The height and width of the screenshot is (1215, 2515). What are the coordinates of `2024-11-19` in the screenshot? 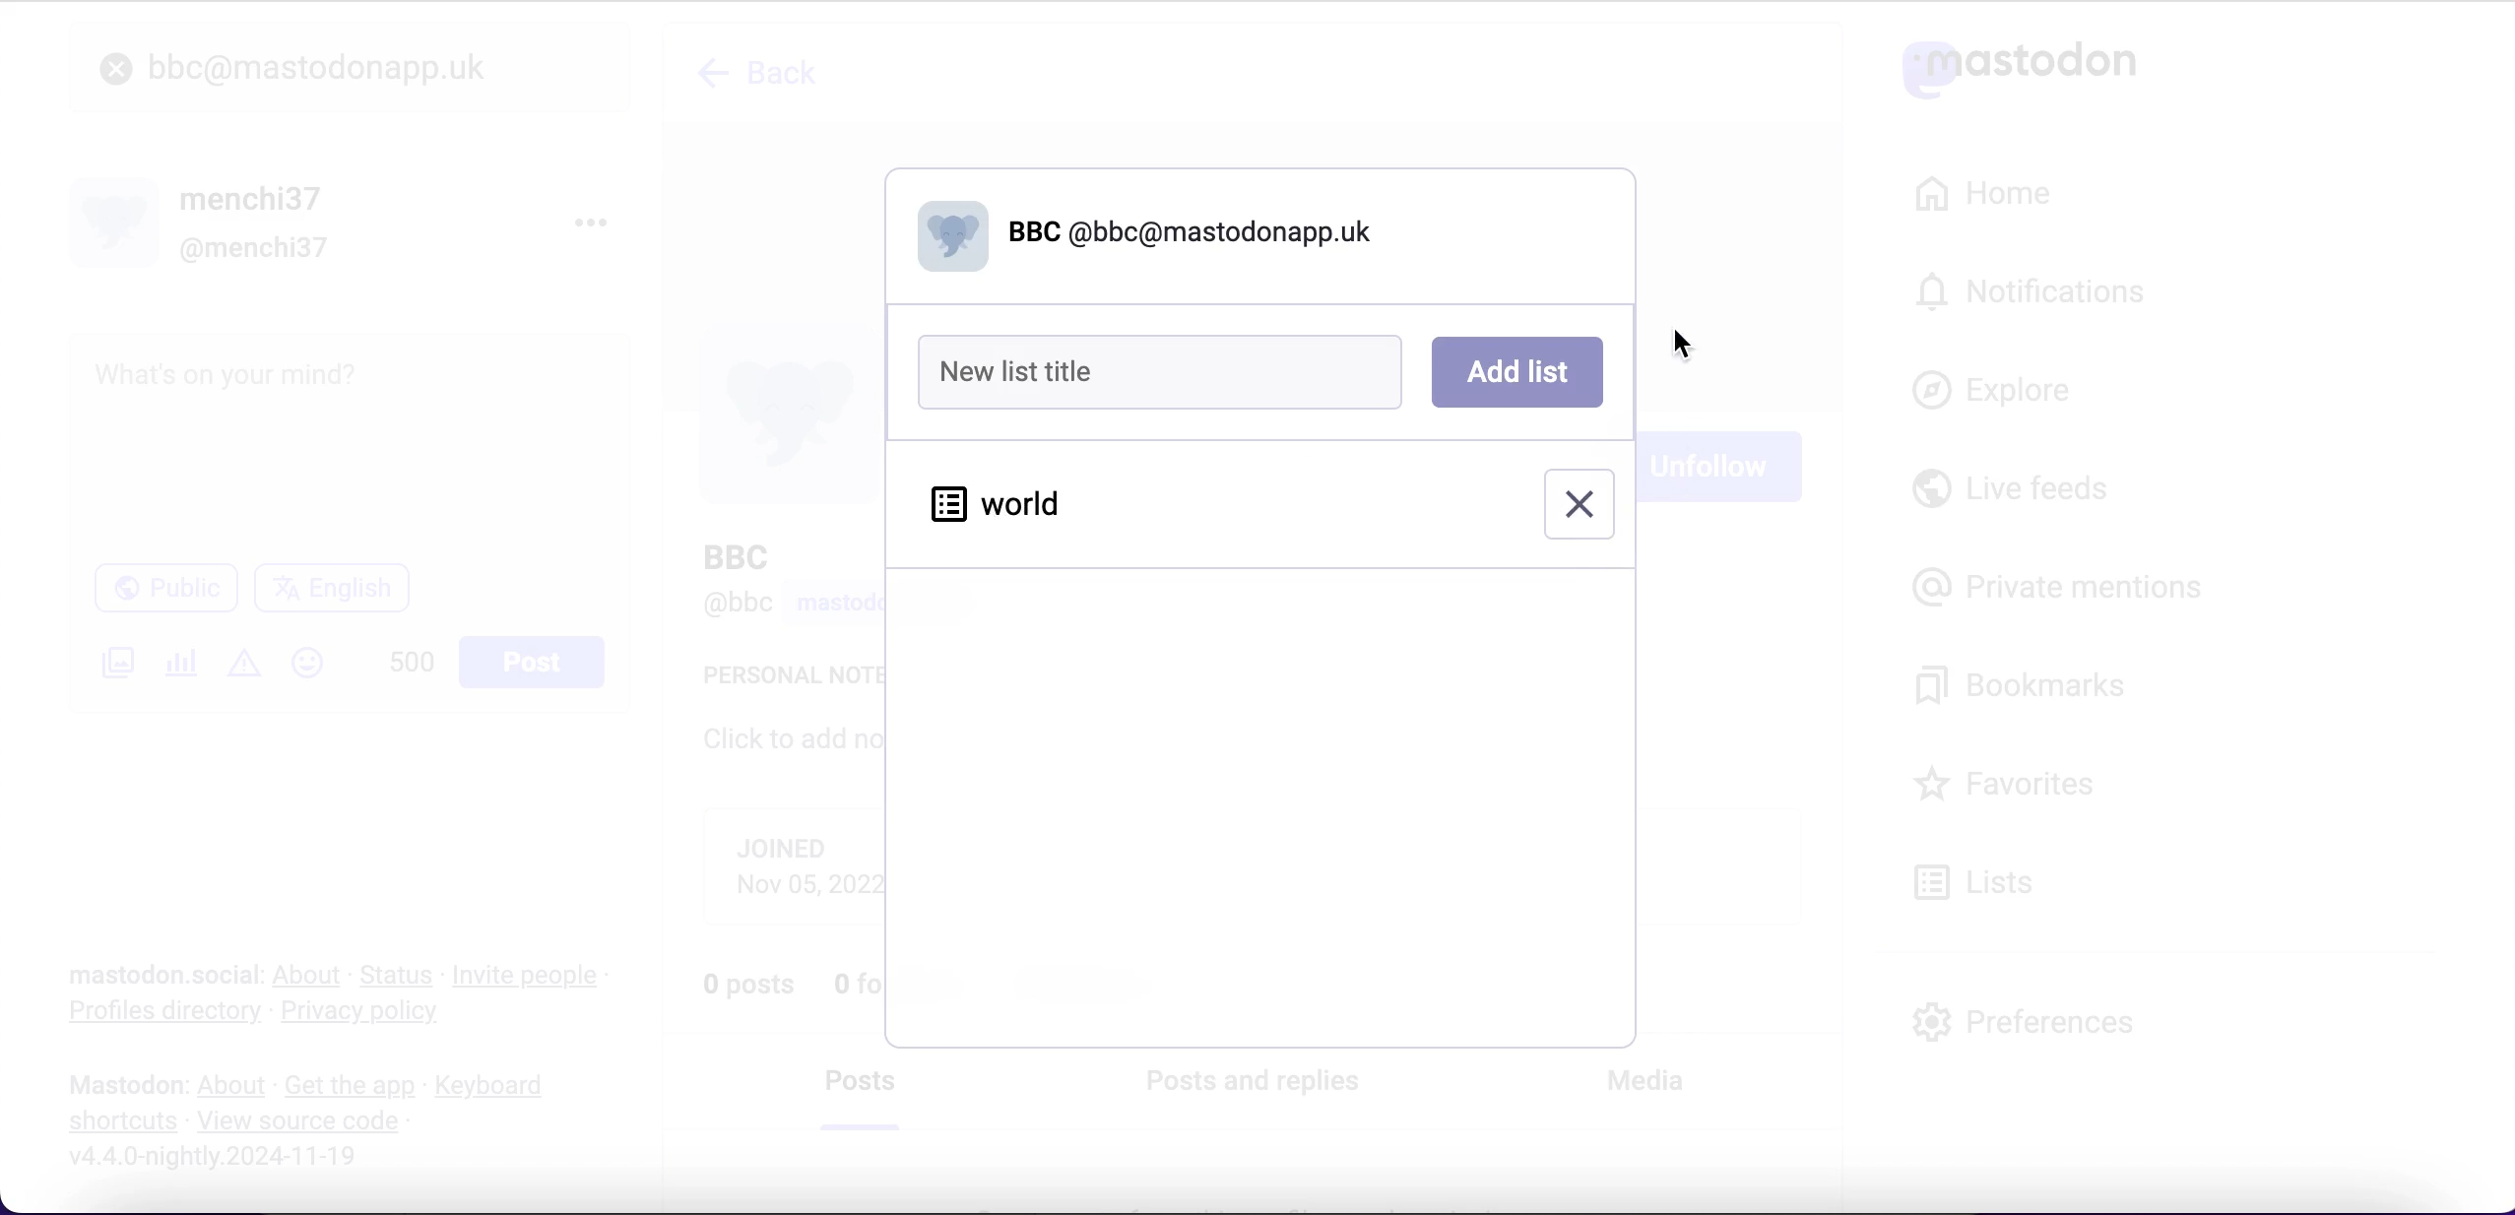 It's located at (227, 1155).